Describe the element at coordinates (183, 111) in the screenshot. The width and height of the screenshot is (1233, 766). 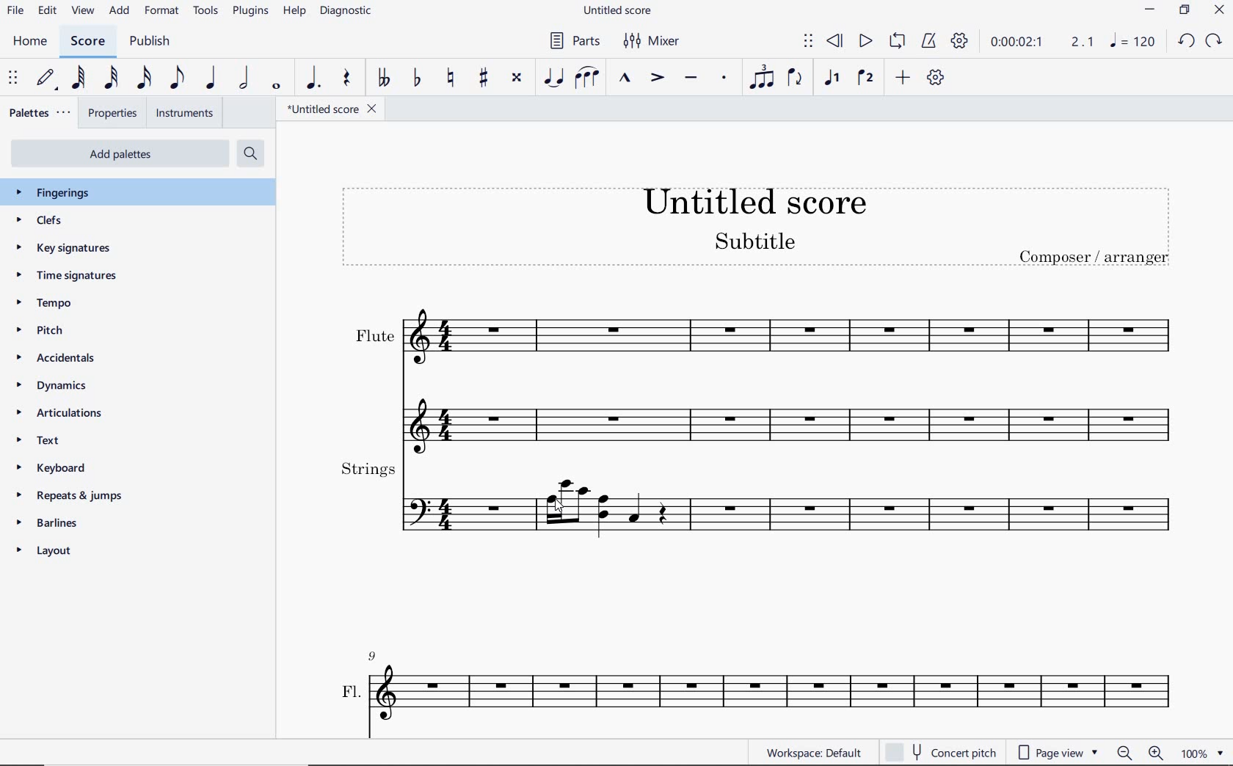
I see `instruments` at that location.